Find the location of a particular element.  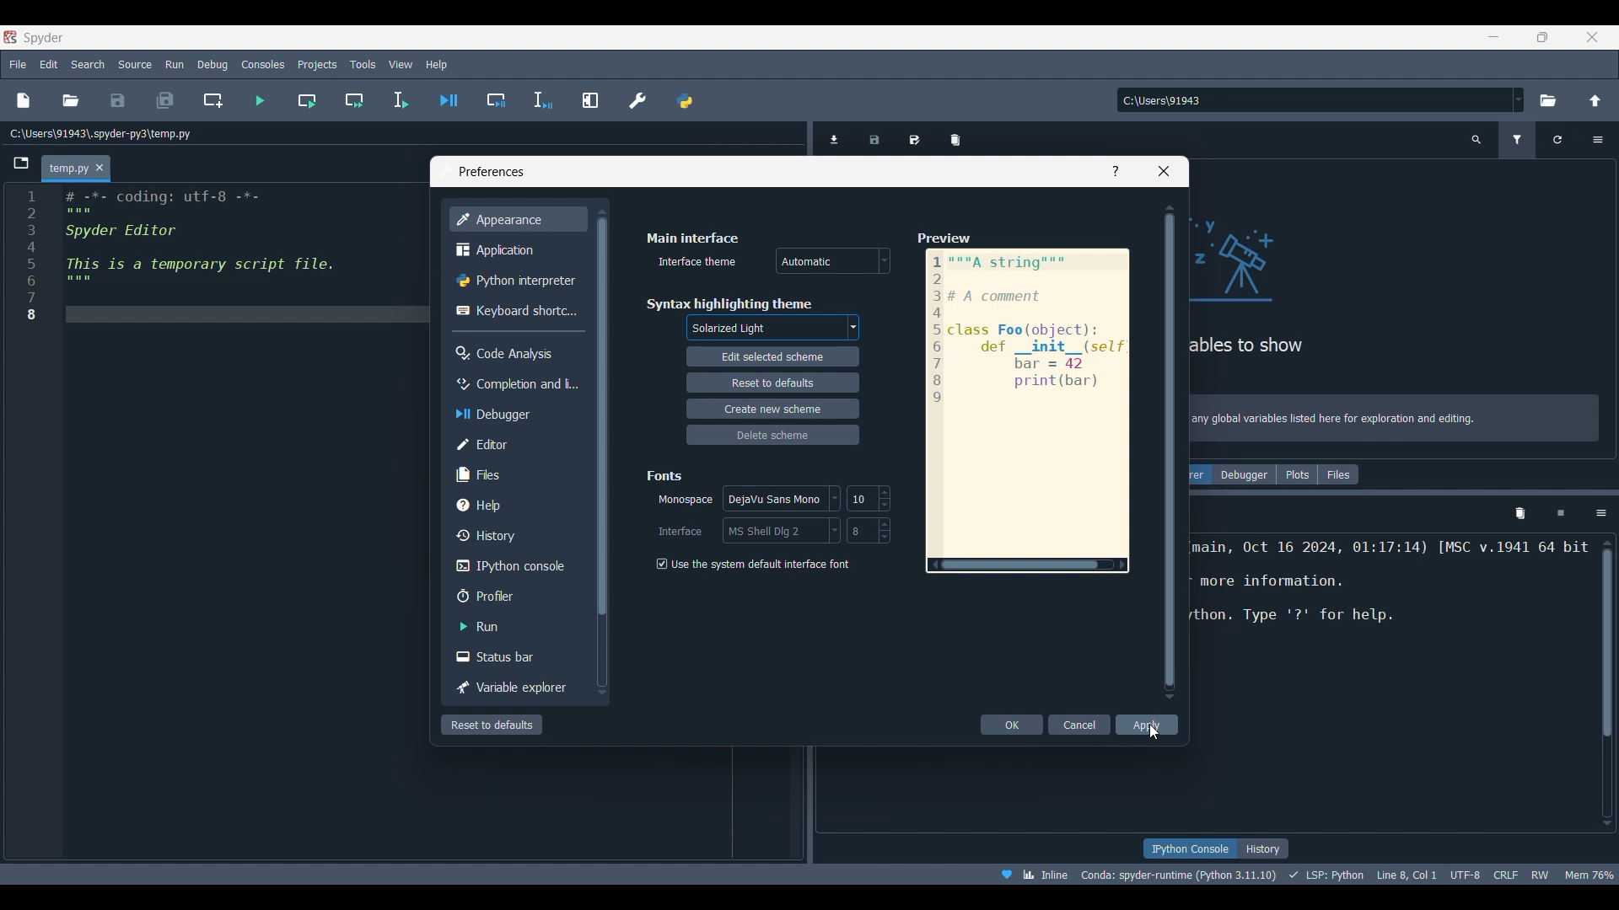

Window title is located at coordinates (492, 172).